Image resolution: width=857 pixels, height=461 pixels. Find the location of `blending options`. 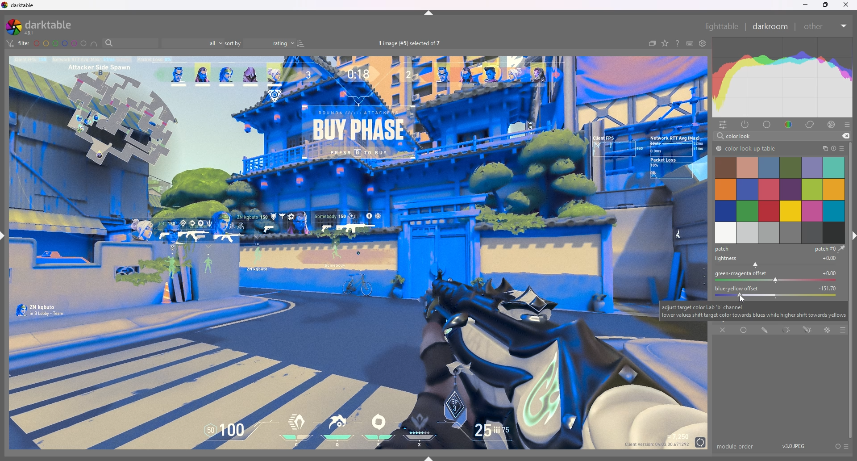

blending options is located at coordinates (843, 331).